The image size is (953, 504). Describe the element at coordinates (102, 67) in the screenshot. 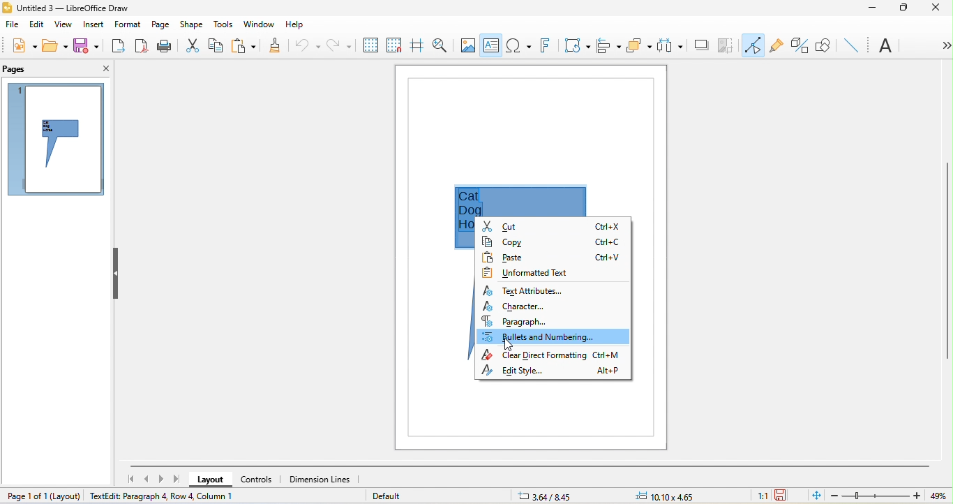

I see `close` at that location.